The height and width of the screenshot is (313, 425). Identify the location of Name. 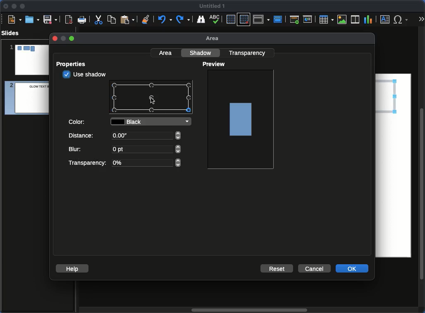
(212, 6).